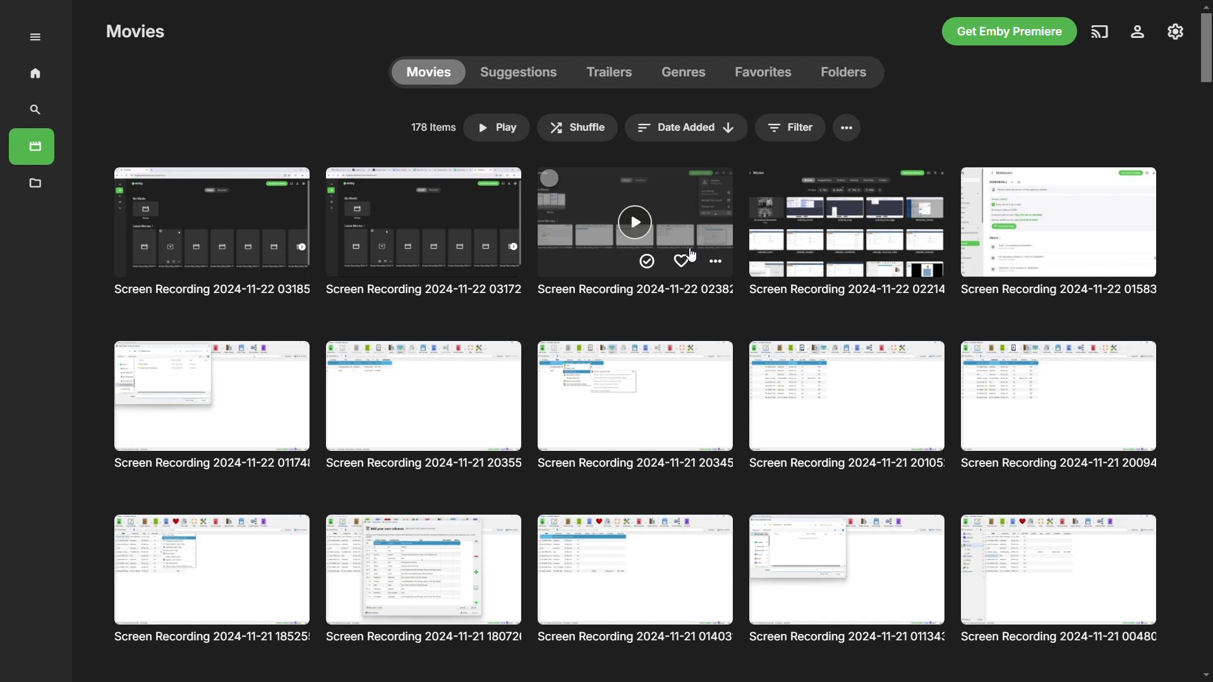 This screenshot has height=682, width=1213. I want to click on scroll up, so click(1205, 7).